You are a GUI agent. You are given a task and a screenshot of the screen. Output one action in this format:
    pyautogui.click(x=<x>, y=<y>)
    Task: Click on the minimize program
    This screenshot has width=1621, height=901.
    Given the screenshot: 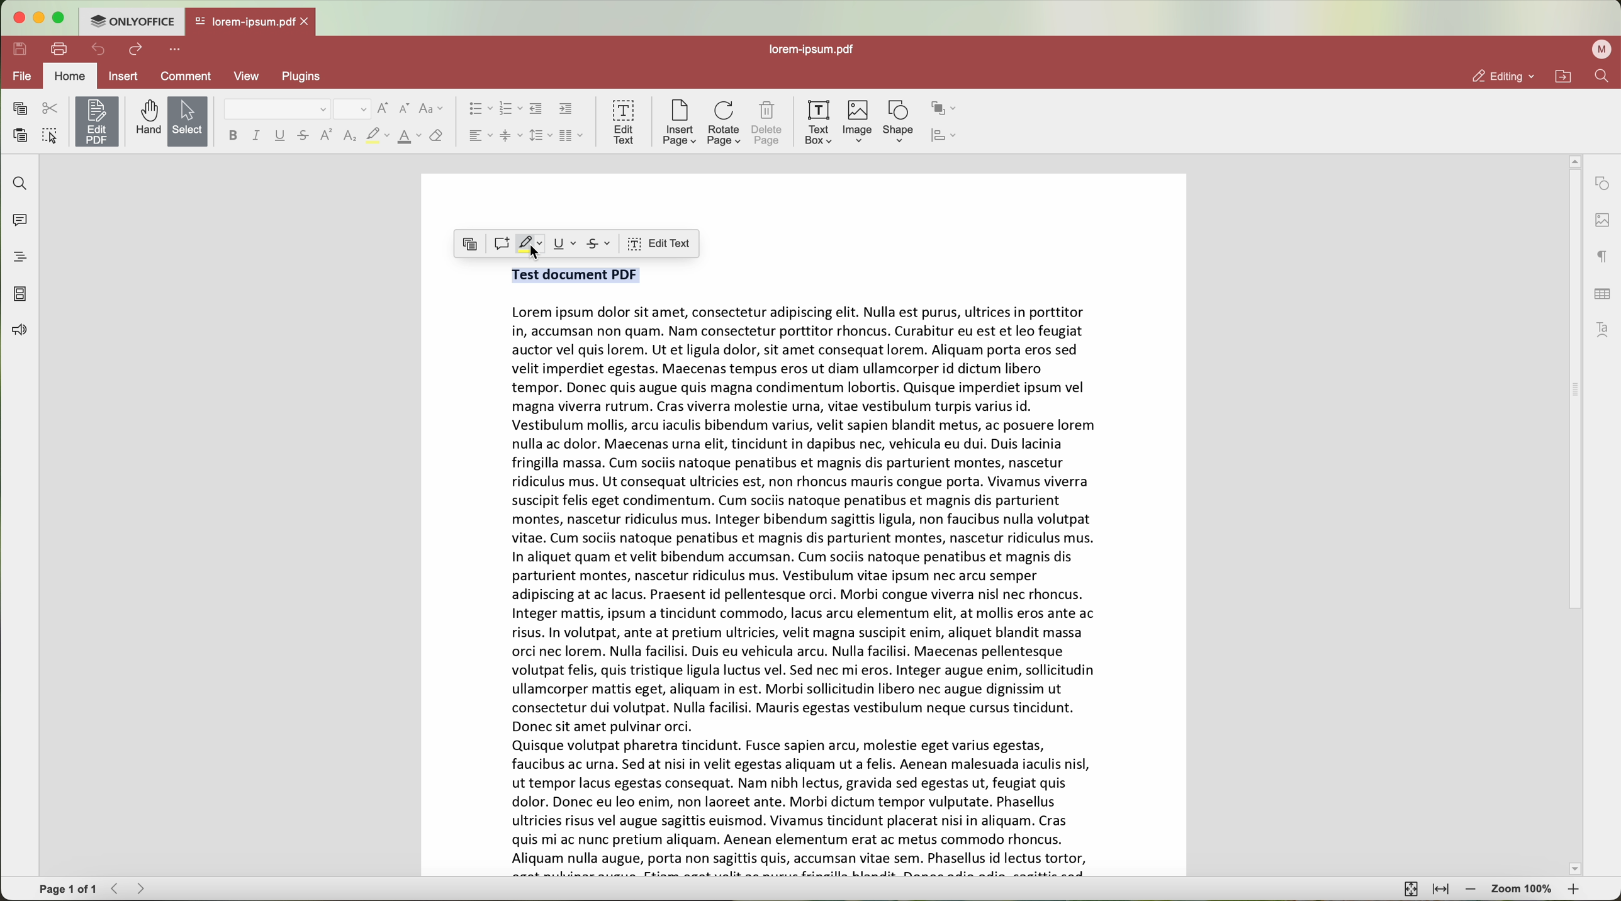 What is the action you would take?
    pyautogui.click(x=42, y=19)
    